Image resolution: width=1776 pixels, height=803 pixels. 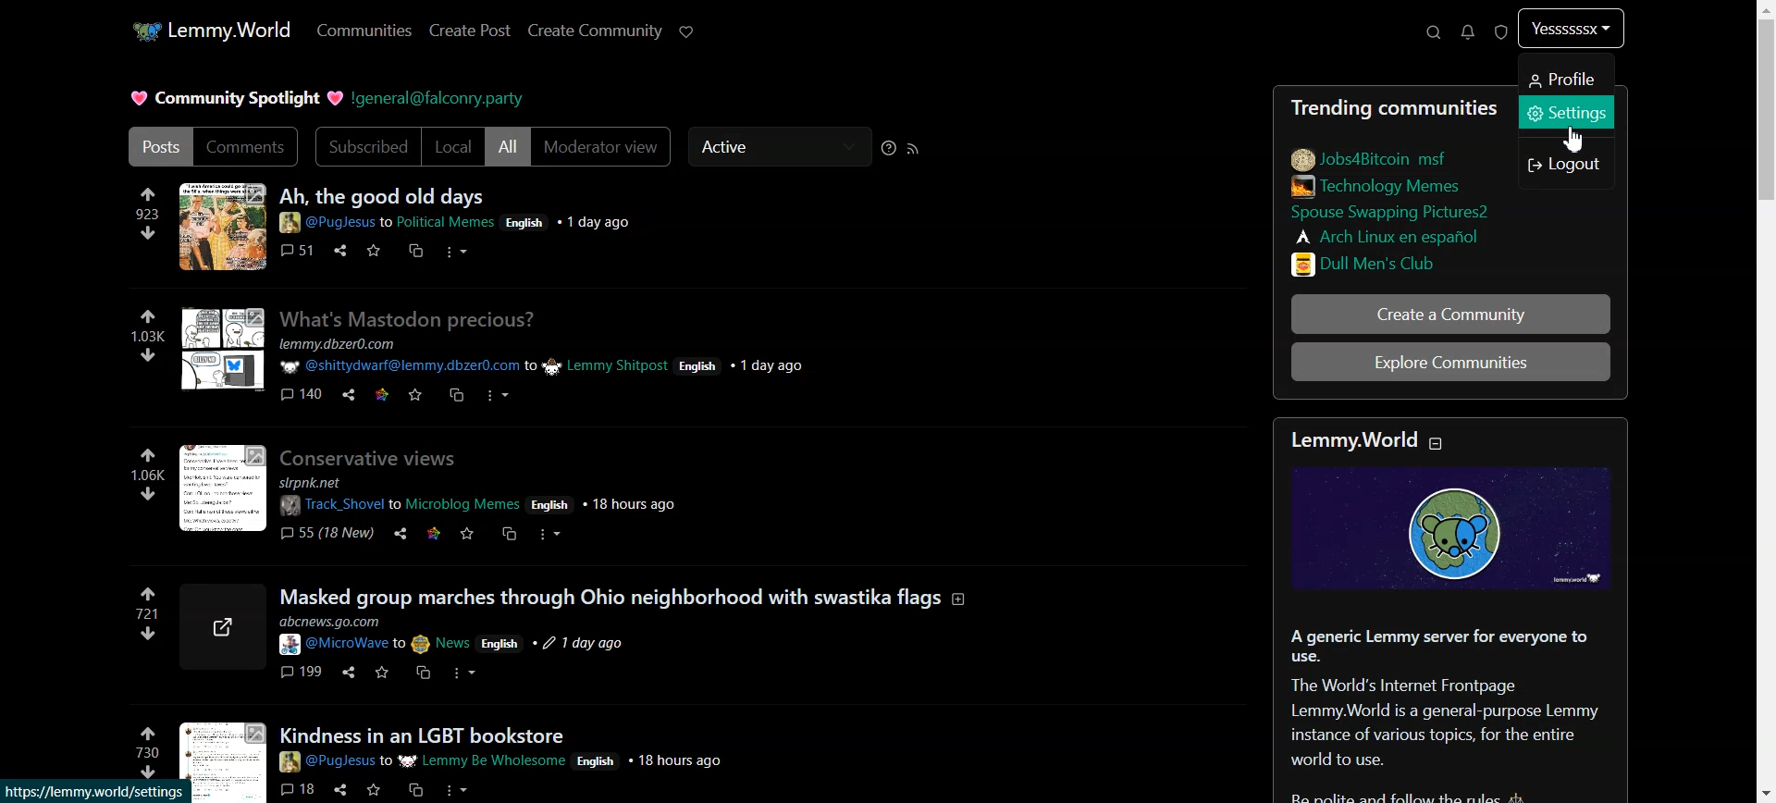 What do you see at coordinates (343, 789) in the screenshot?
I see `share` at bounding box center [343, 789].